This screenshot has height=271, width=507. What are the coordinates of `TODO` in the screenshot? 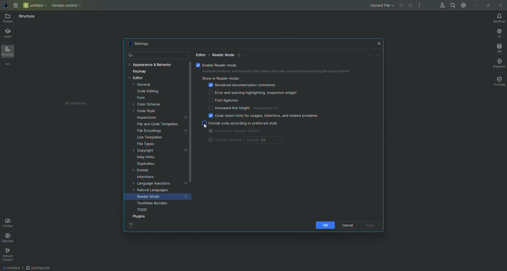 It's located at (140, 210).